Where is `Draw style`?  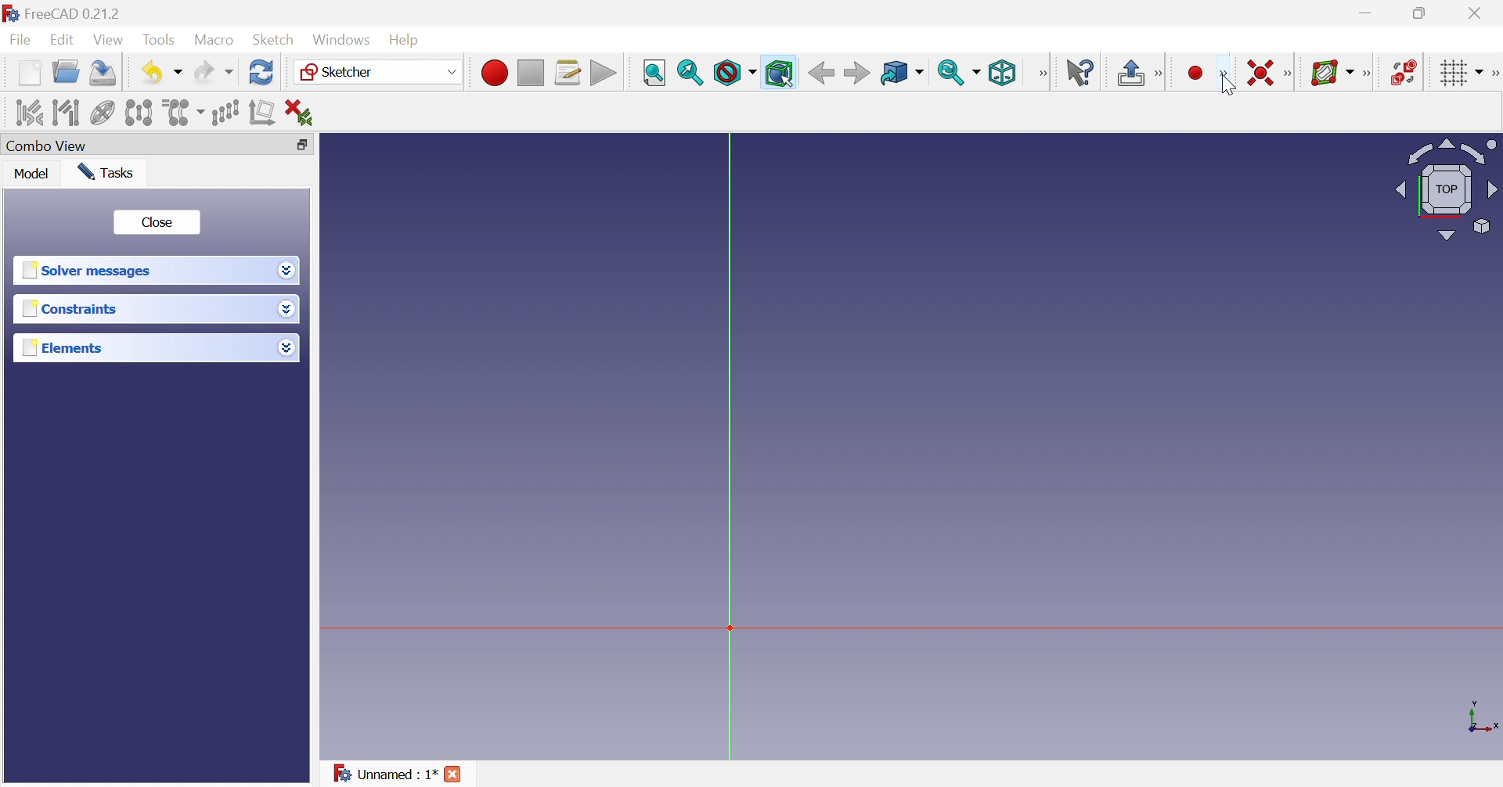
Draw style is located at coordinates (734, 72).